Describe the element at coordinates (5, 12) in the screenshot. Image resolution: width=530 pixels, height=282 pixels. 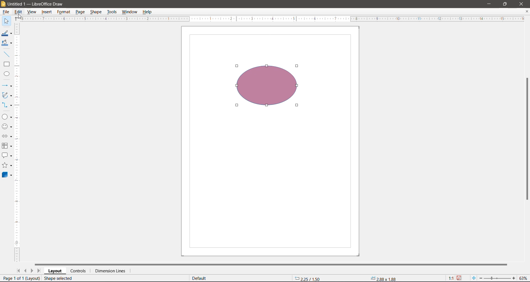
I see `File` at that location.